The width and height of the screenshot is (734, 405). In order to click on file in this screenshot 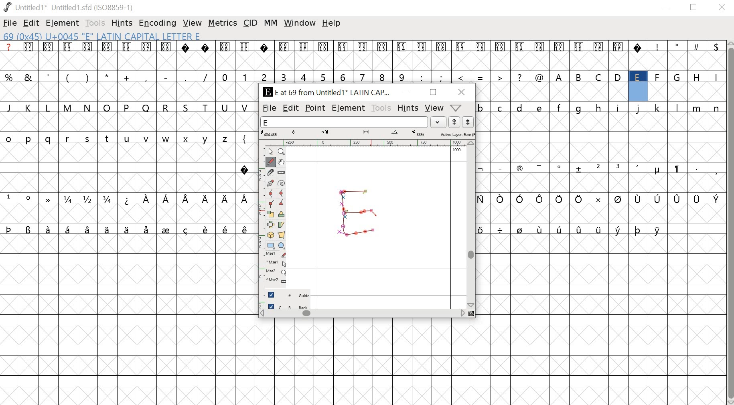, I will do `click(10, 24)`.